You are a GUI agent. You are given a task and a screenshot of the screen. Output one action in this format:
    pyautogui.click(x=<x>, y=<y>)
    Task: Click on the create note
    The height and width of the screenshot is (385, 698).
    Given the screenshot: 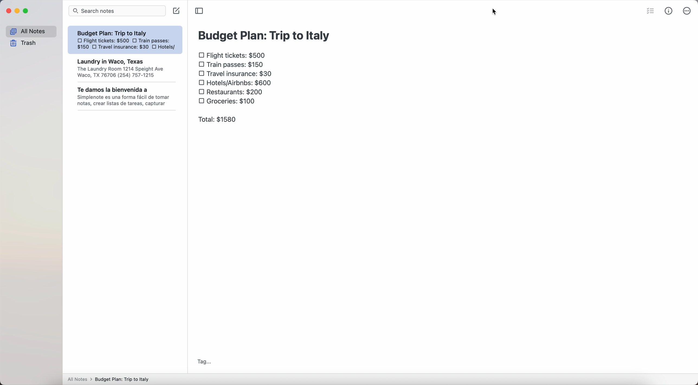 What is the action you would take?
    pyautogui.click(x=177, y=11)
    